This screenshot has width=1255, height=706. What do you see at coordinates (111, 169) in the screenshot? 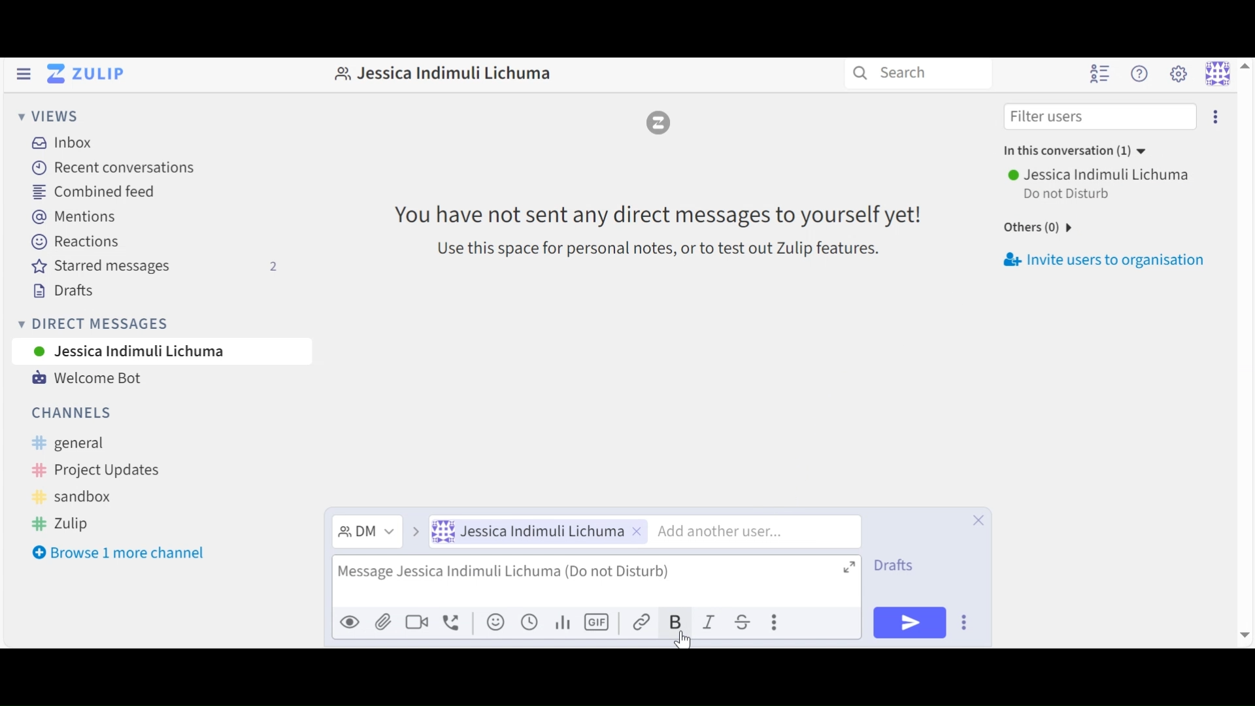
I see `Recent Conversations` at bounding box center [111, 169].